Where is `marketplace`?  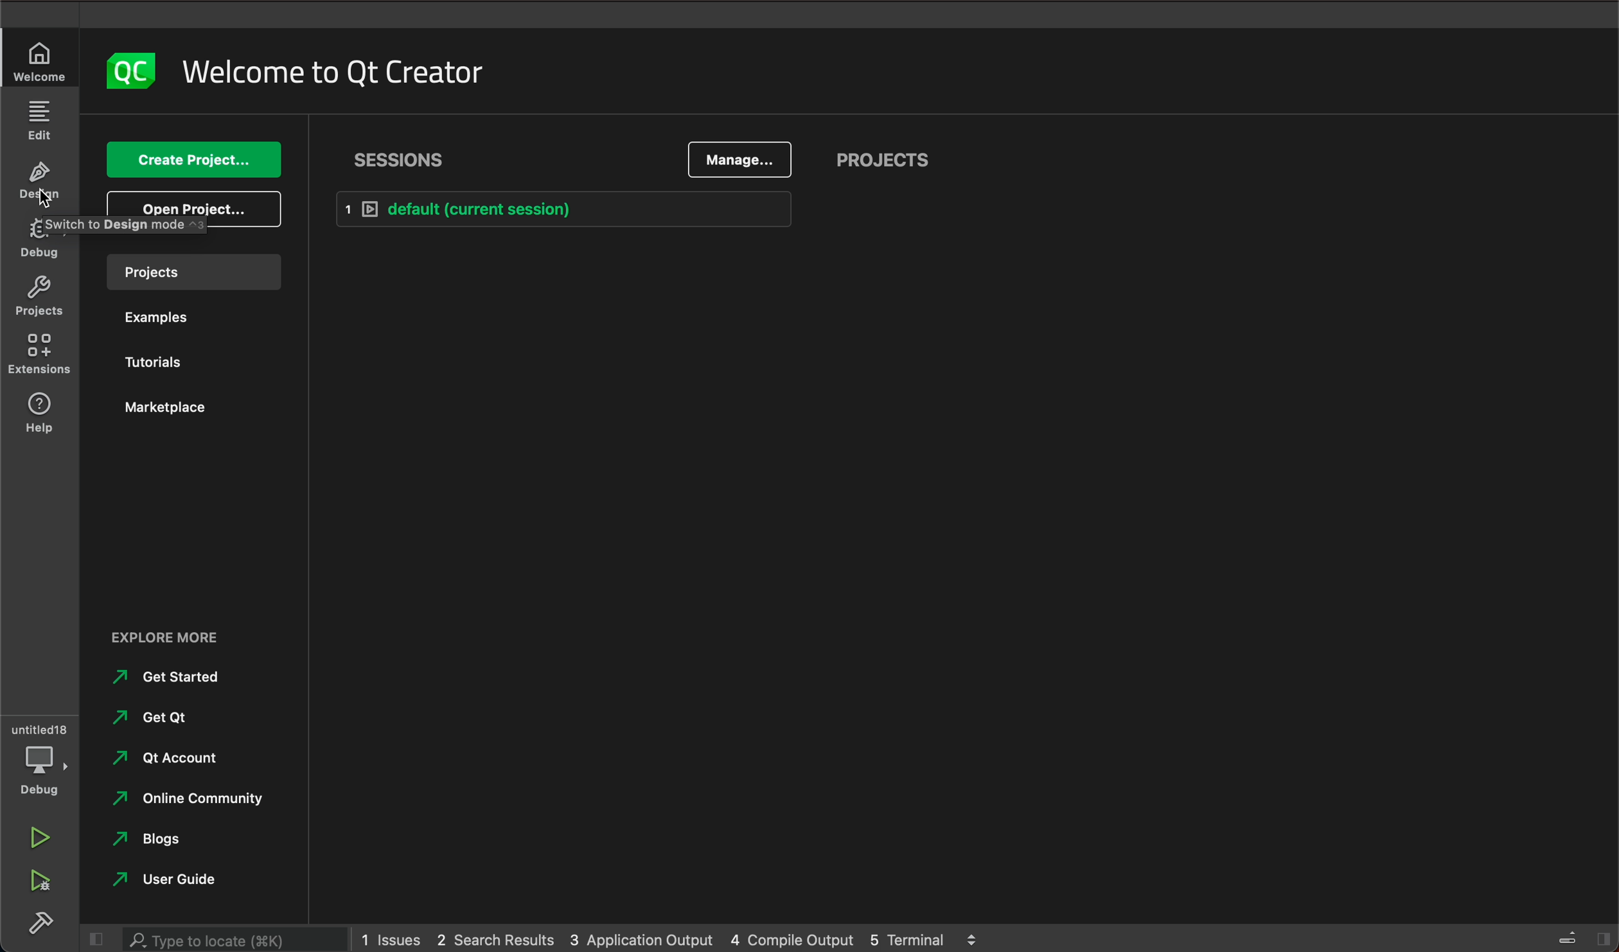
marketplace is located at coordinates (167, 406).